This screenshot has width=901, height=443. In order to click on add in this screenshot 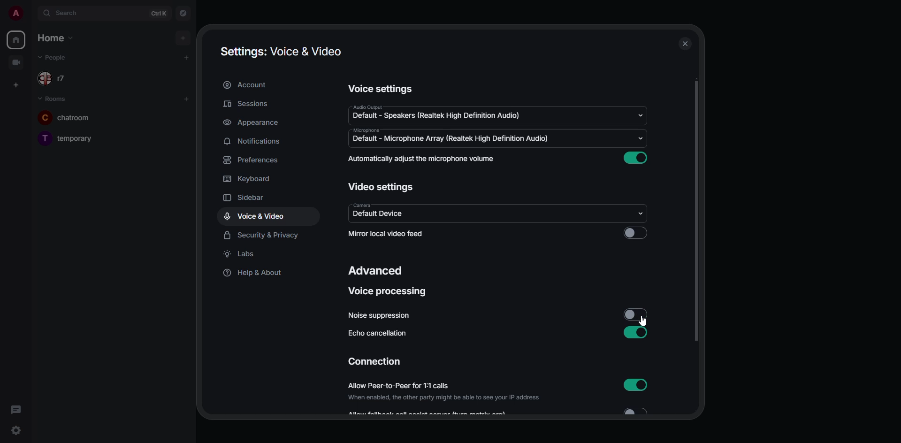, I will do `click(188, 57)`.